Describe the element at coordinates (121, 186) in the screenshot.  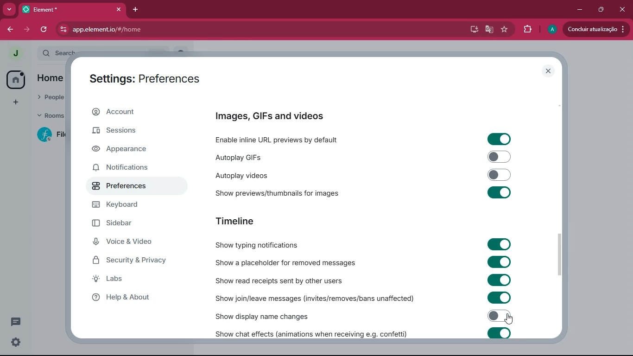
I see `preferences` at that location.